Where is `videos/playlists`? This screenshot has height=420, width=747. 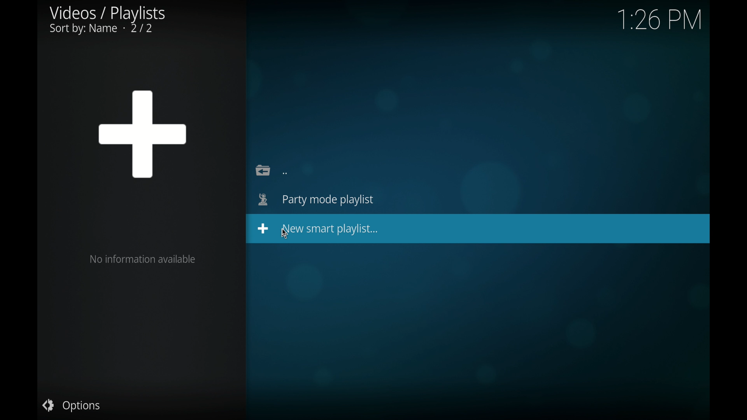
videos/playlists is located at coordinates (107, 20).